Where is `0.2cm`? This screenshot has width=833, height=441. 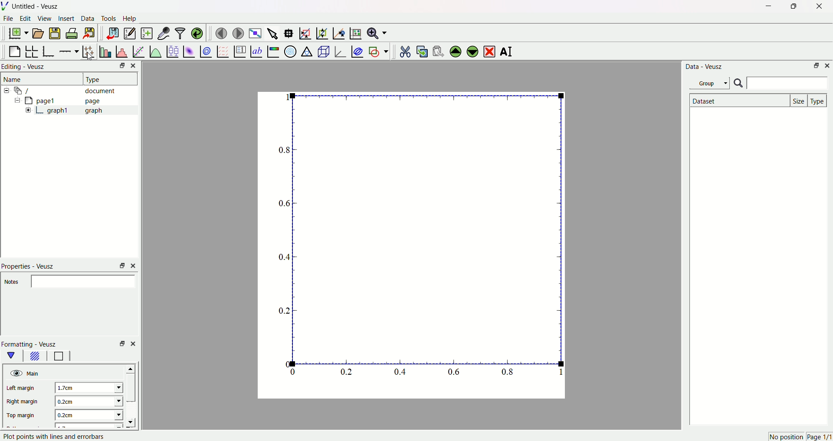
0.2cm is located at coordinates (86, 401).